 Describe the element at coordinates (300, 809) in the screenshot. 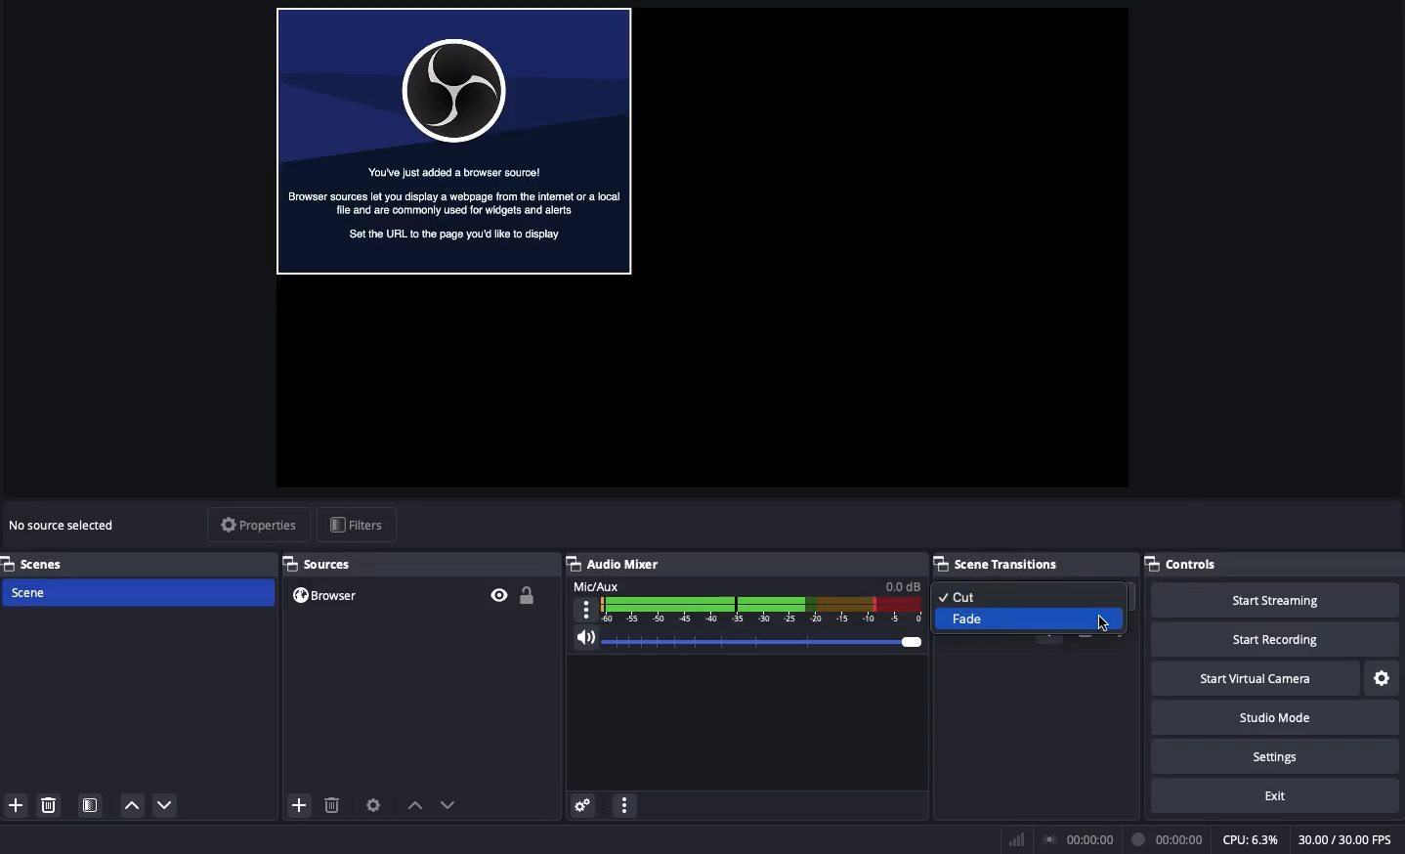

I see `add` at that location.